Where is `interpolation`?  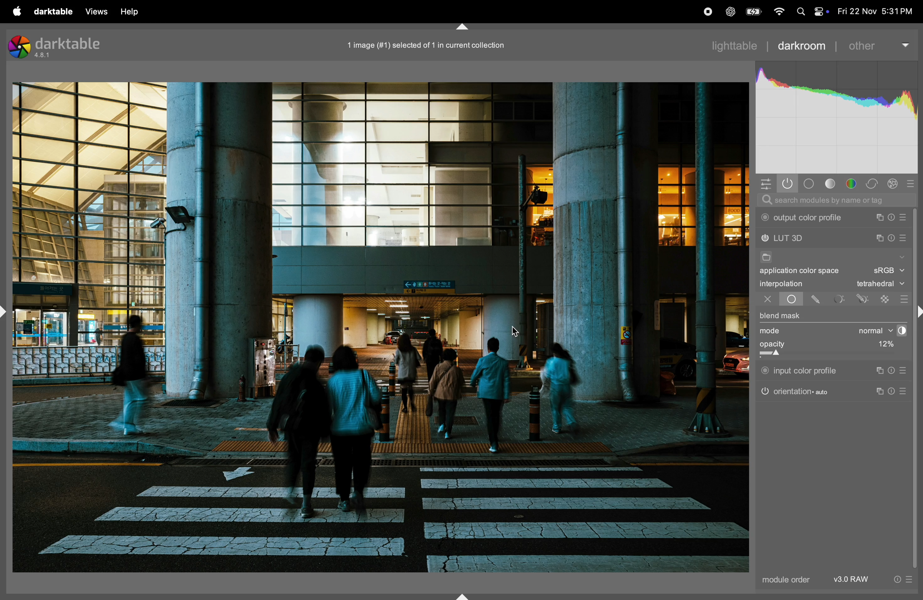 interpolation is located at coordinates (781, 284).